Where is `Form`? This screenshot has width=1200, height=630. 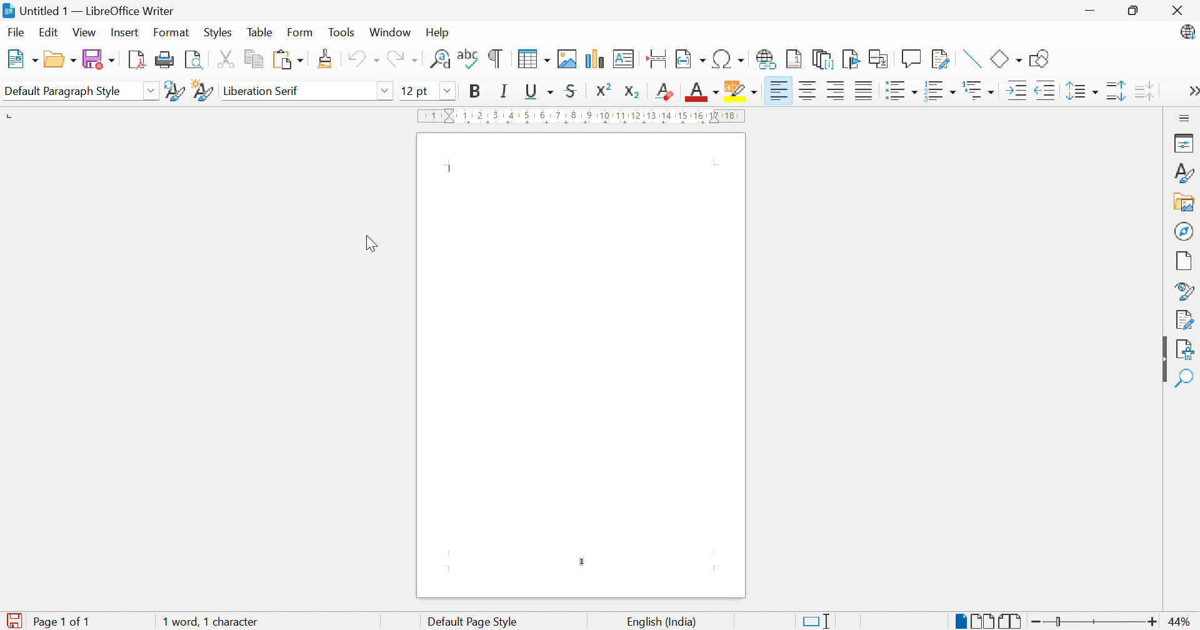 Form is located at coordinates (299, 32).